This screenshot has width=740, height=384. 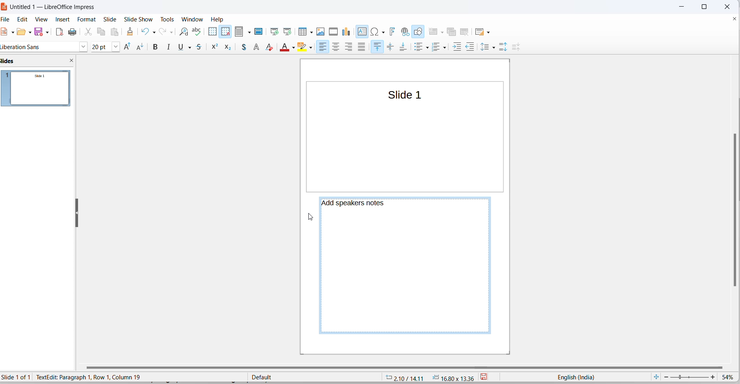 I want to click on toggle extrusion, so click(x=433, y=48).